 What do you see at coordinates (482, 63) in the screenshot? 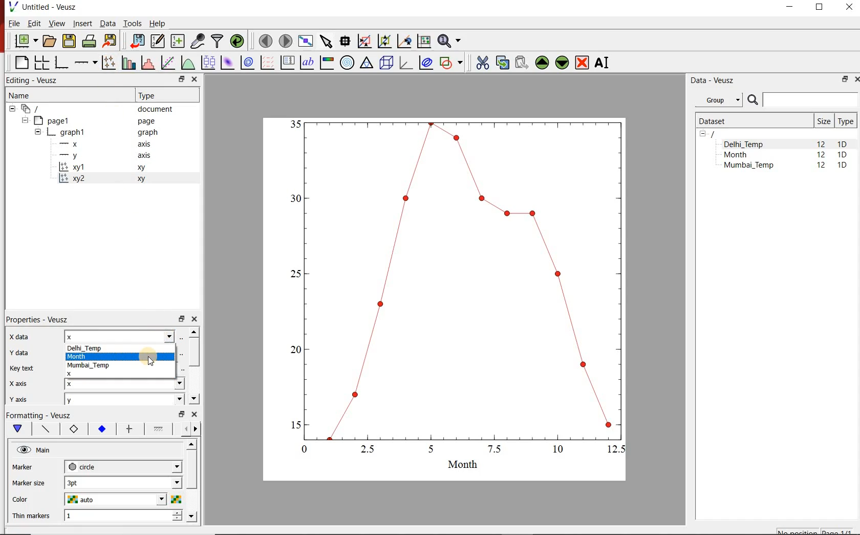
I see `cut the selected widget` at bounding box center [482, 63].